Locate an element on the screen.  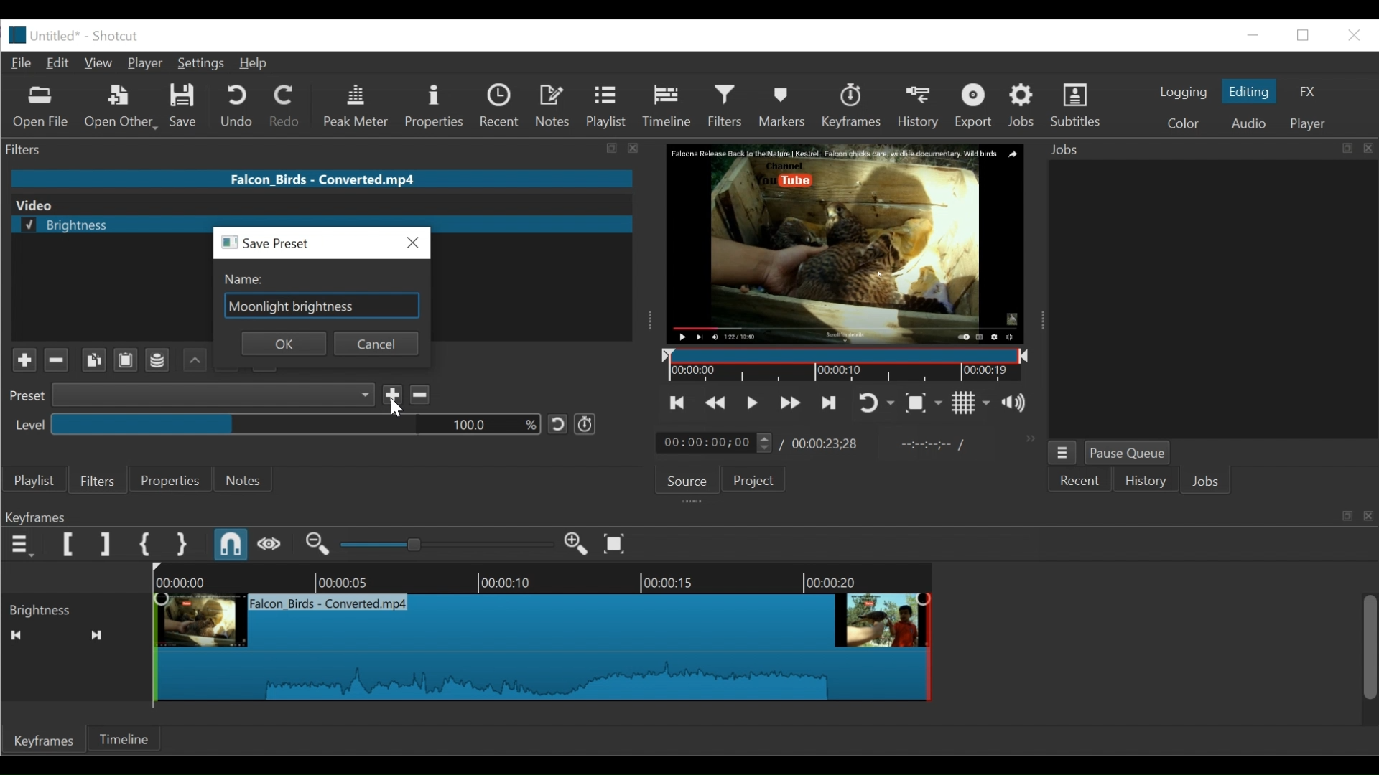
Playlist is located at coordinates (606, 108).